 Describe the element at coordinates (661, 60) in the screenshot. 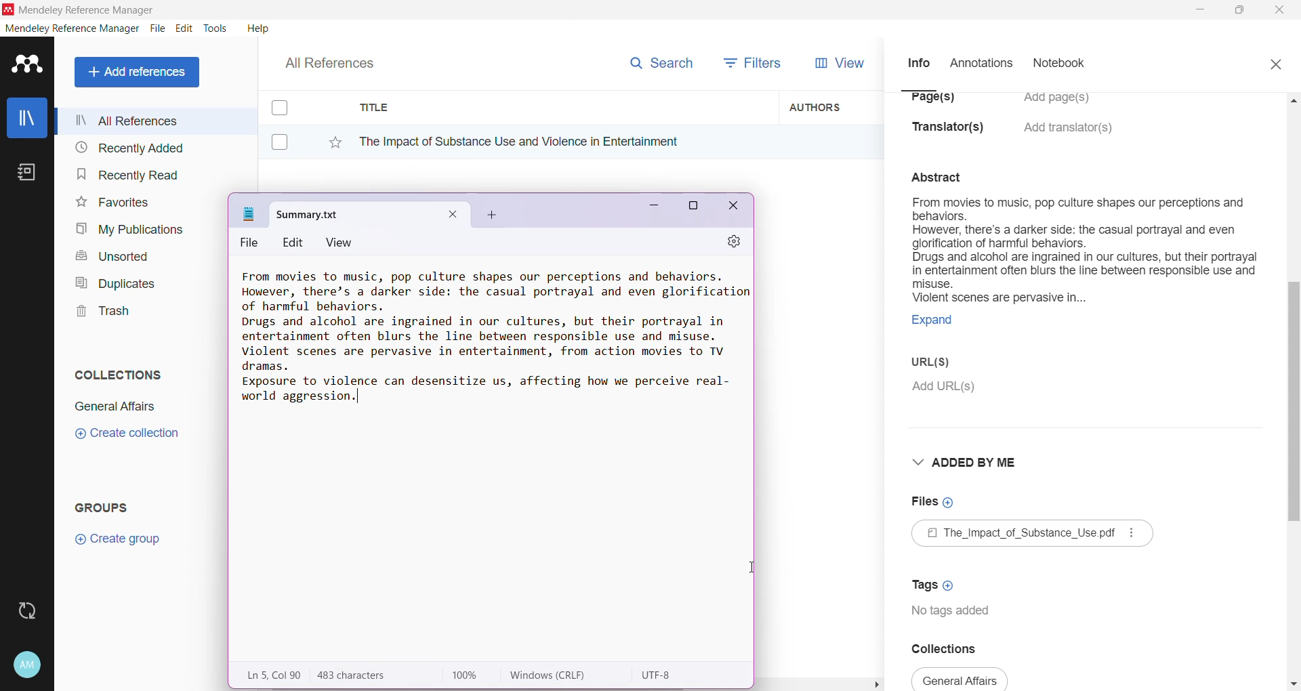

I see `Search` at that location.